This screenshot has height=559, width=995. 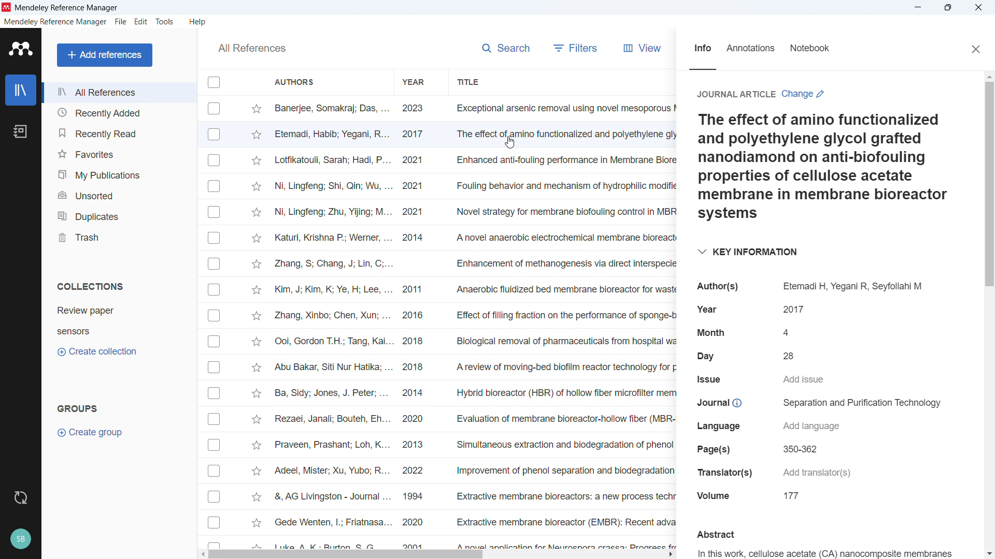 What do you see at coordinates (415, 82) in the screenshot?
I see `sort by Year of publication` at bounding box center [415, 82].